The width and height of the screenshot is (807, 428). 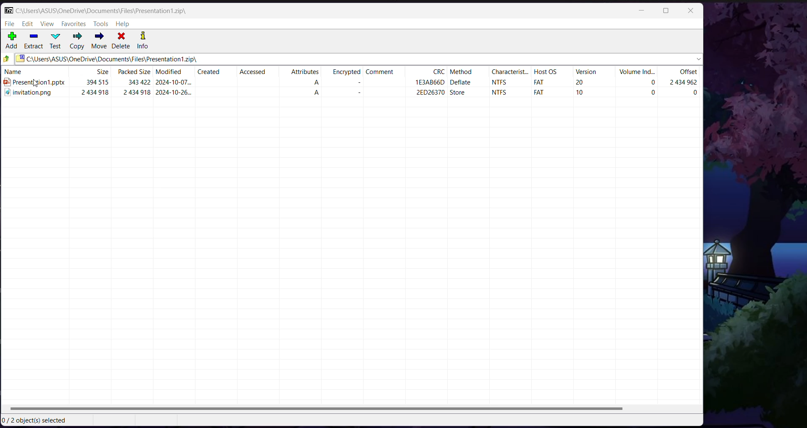 What do you see at coordinates (421, 94) in the screenshot?
I see `2ED26370` at bounding box center [421, 94].